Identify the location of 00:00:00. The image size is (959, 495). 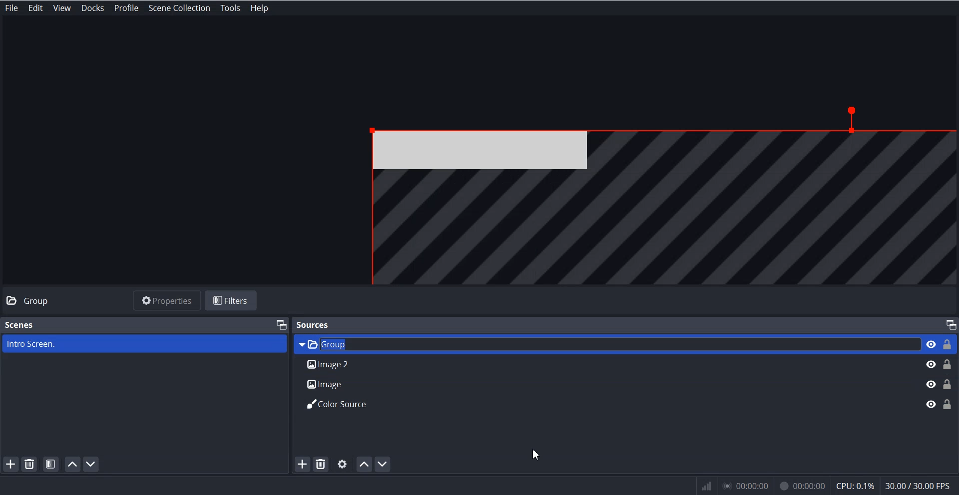
(802, 485).